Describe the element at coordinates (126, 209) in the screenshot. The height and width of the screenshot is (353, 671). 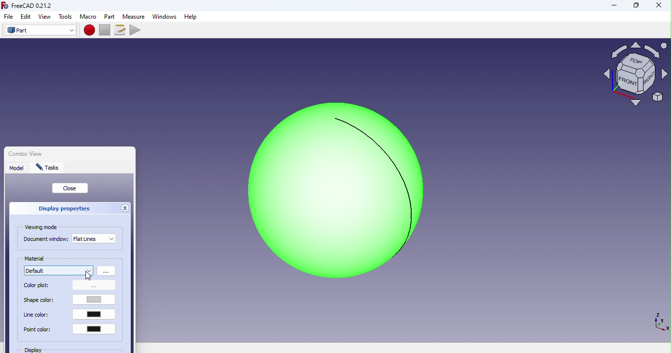
I see `Hide properties` at that location.